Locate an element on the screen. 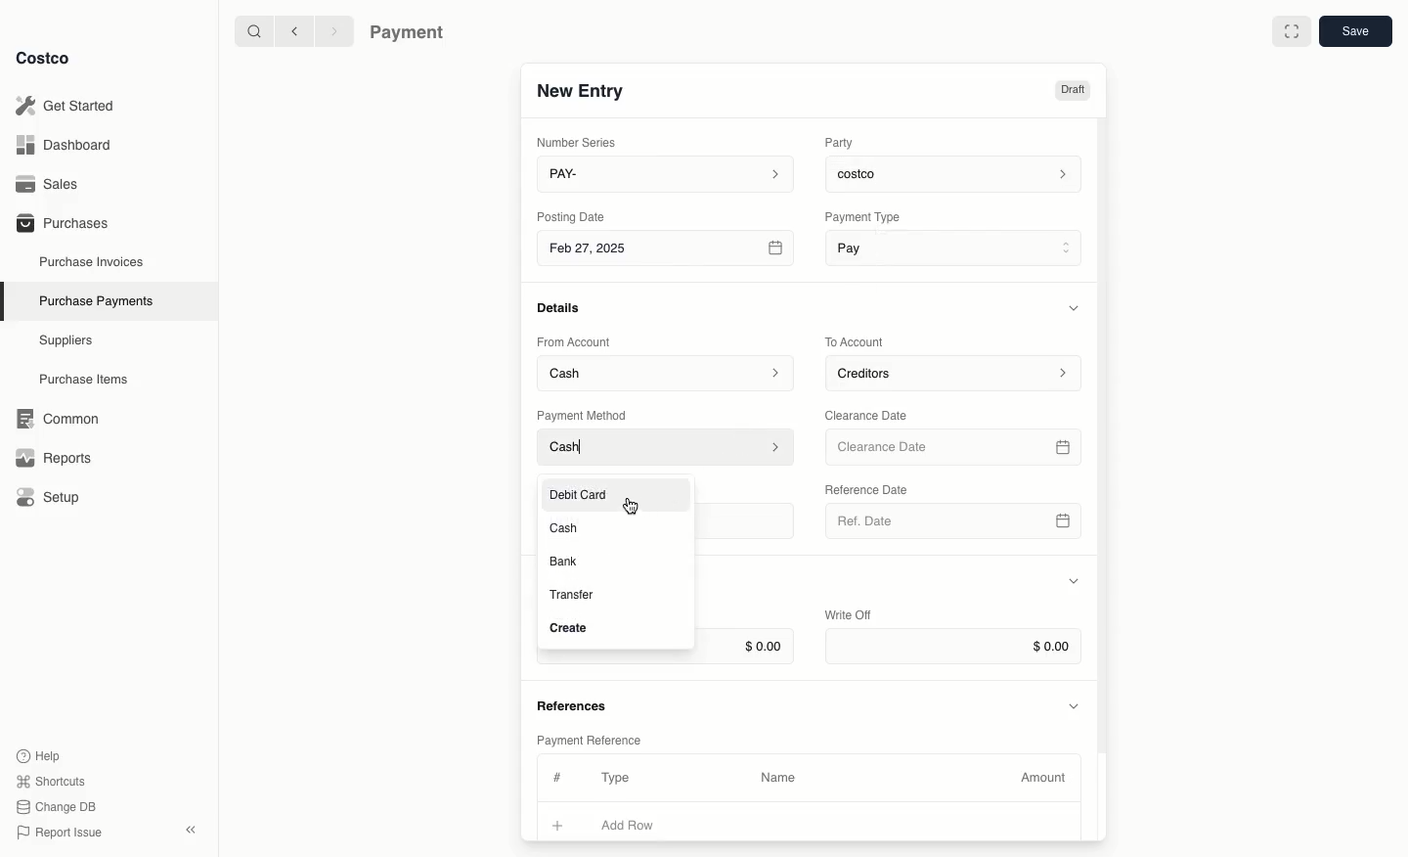 The width and height of the screenshot is (1408, 857). $0.00 is located at coordinates (953, 647).